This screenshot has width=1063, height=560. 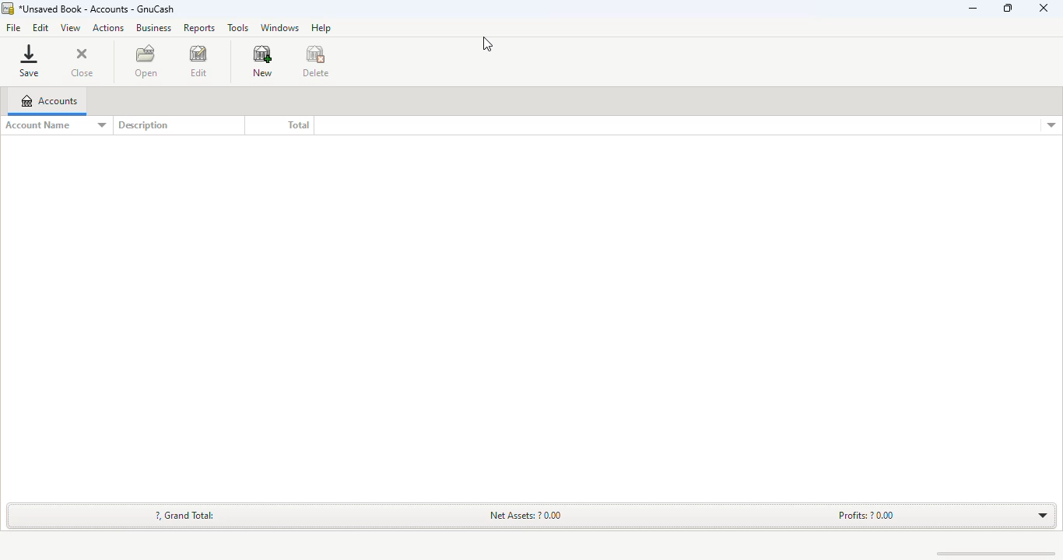 I want to click on total, so click(x=298, y=125).